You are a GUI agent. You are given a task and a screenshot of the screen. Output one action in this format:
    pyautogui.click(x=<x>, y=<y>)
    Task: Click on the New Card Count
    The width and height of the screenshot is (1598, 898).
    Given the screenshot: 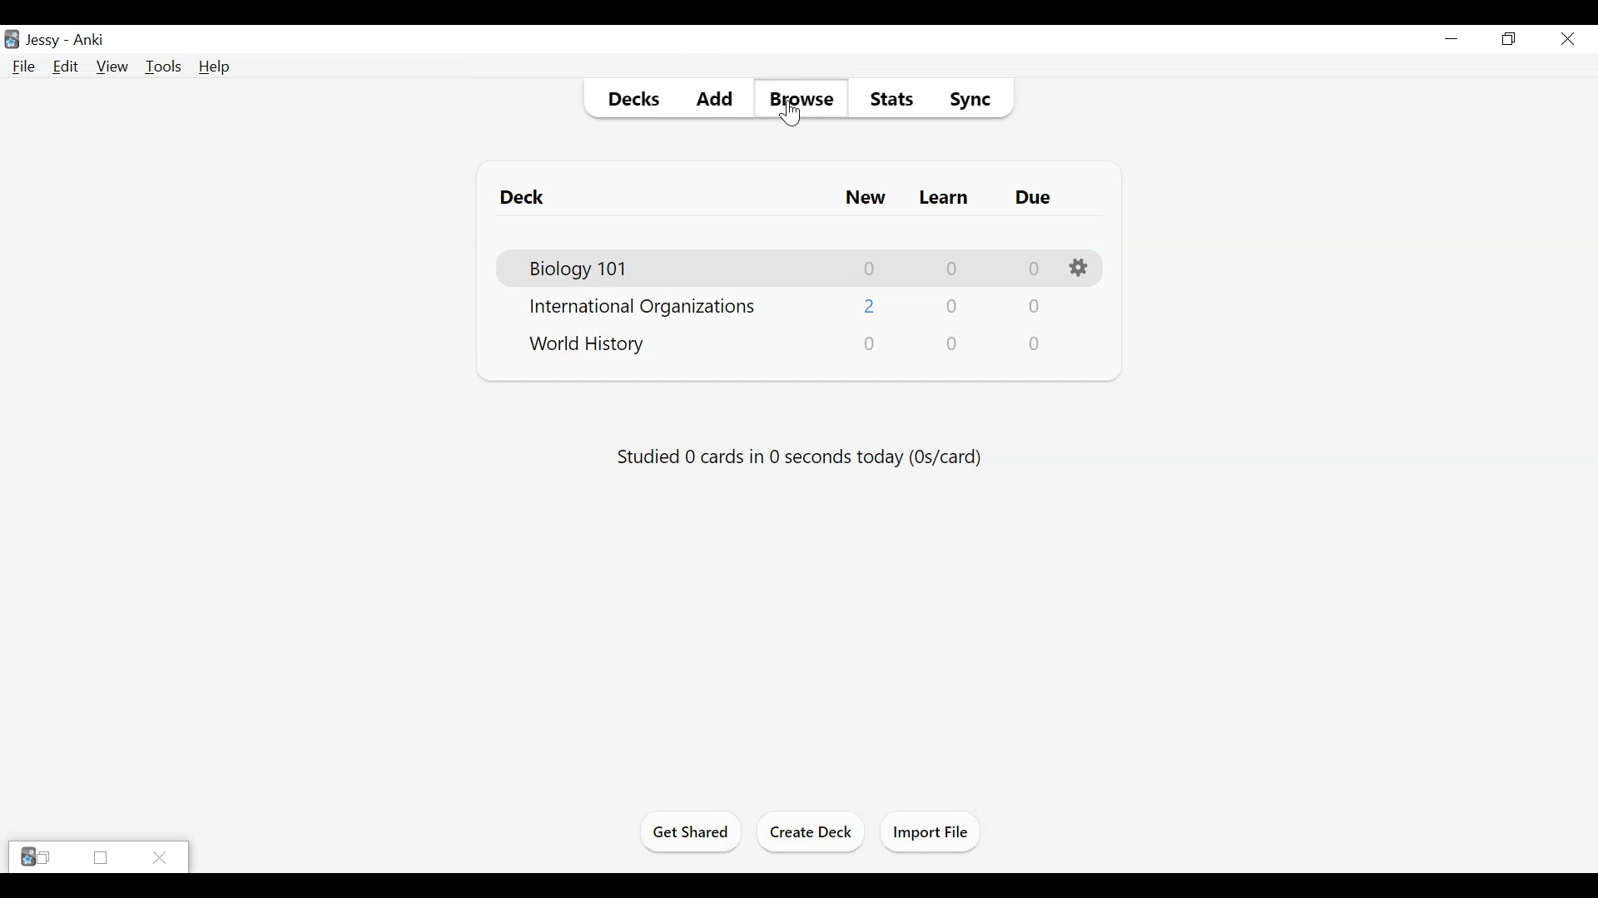 What is the action you would take?
    pyautogui.click(x=870, y=308)
    